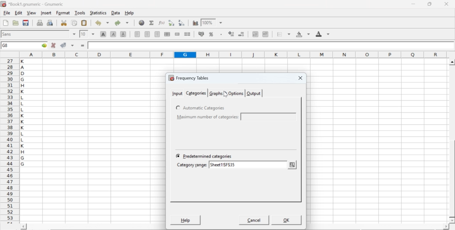  I want to click on restore down, so click(430, 4).